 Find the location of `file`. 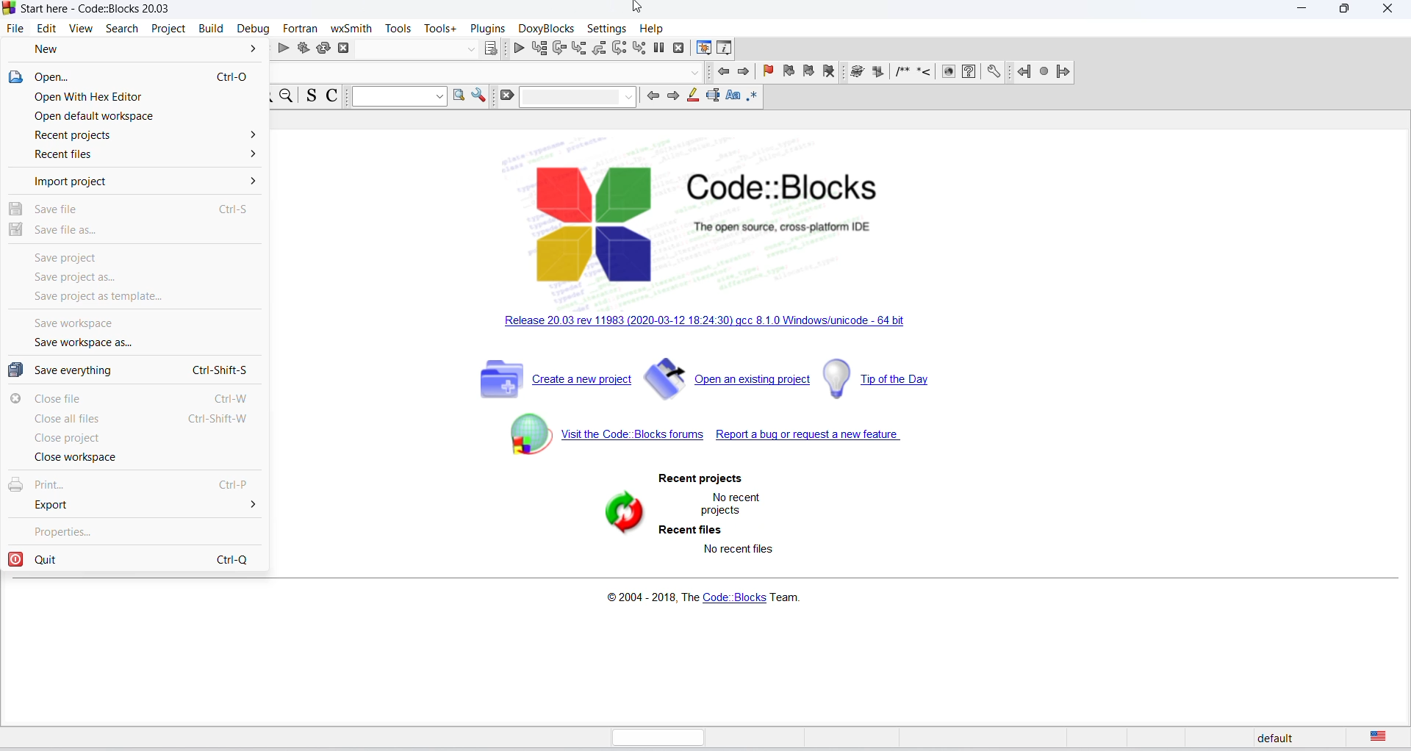

file is located at coordinates (15, 29).